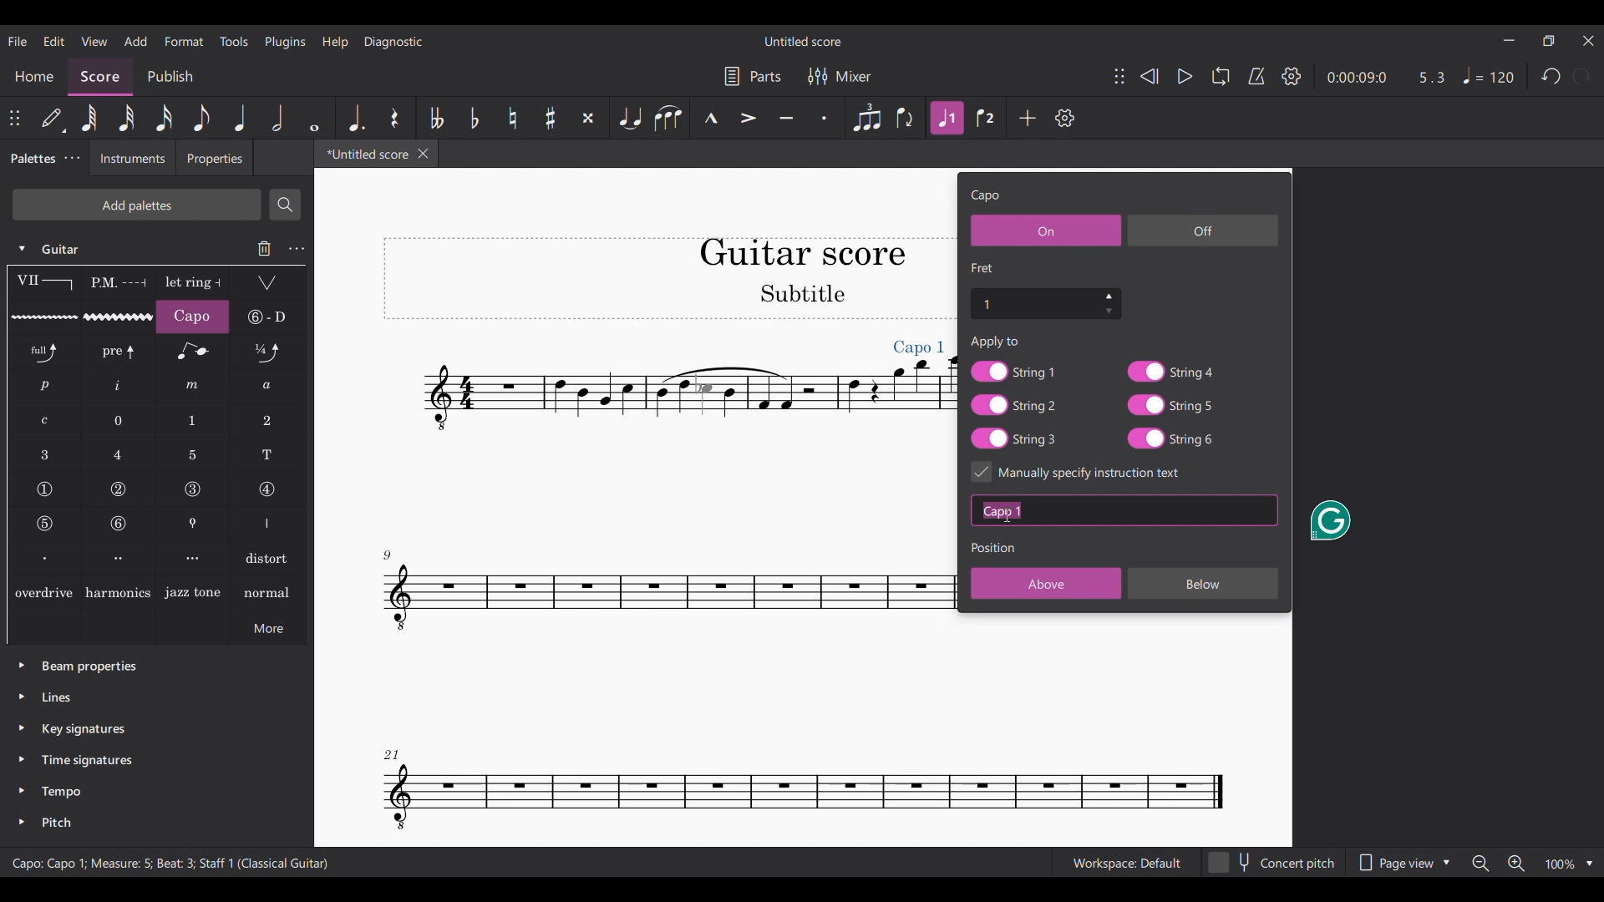 This screenshot has height=902, width=1604. I want to click on Capo added, so click(919, 347).